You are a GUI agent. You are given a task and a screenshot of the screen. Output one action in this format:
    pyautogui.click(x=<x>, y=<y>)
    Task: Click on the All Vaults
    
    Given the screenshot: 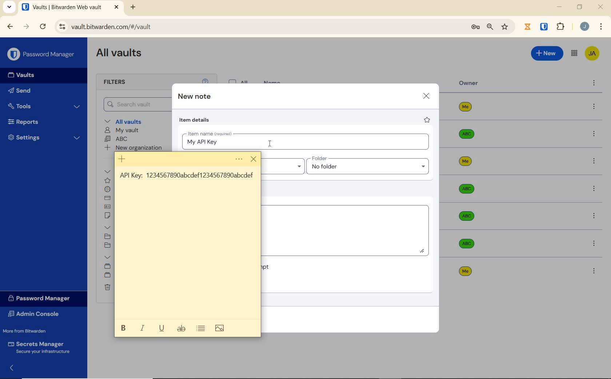 What is the action you would take?
    pyautogui.click(x=122, y=55)
    